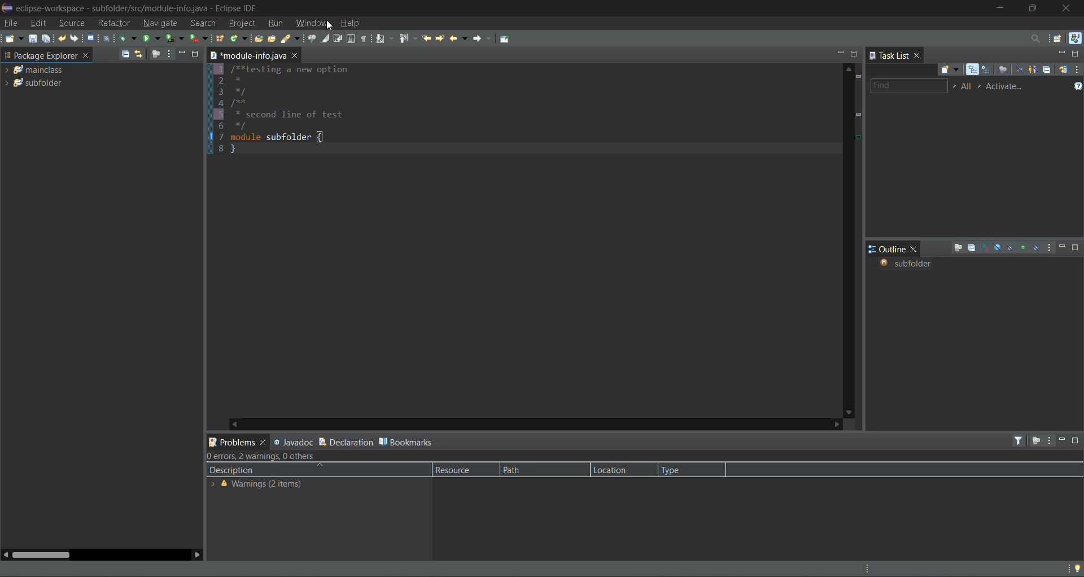 The image size is (1084, 577). I want to click on new java class, so click(238, 37).